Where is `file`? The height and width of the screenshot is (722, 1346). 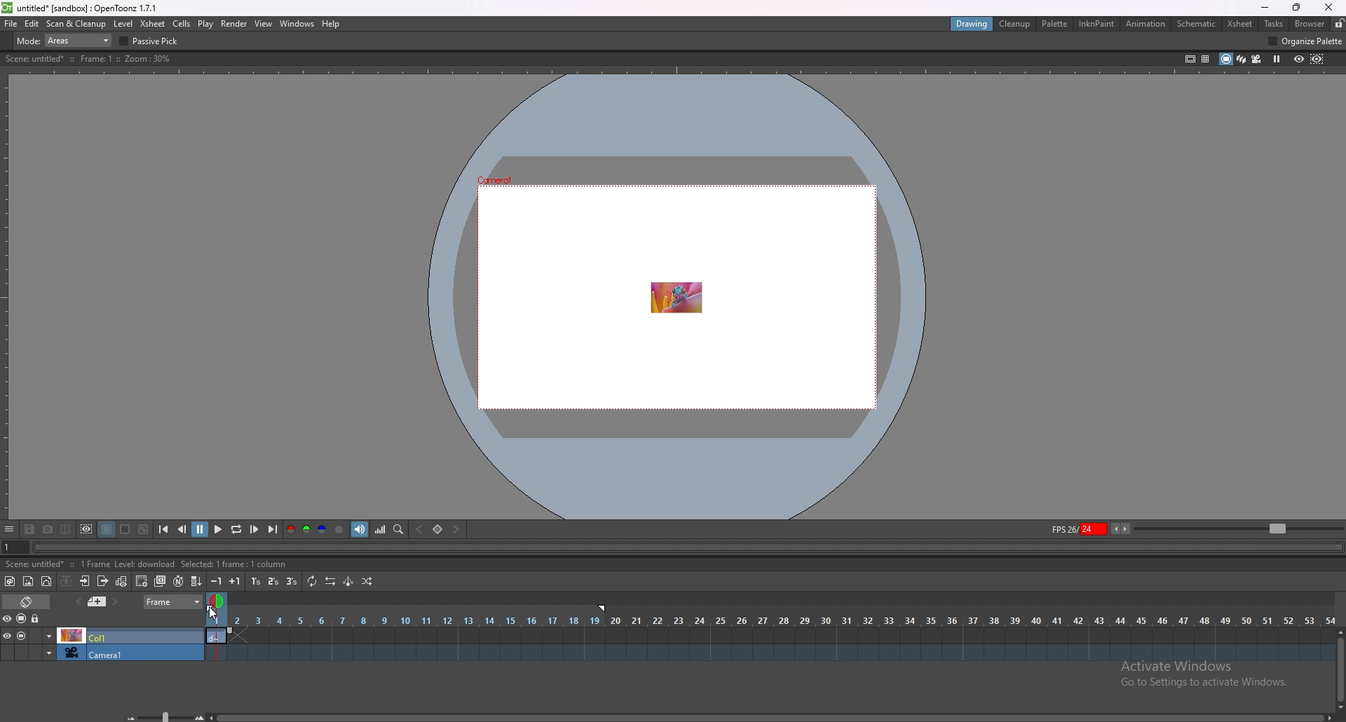
file is located at coordinates (11, 24).